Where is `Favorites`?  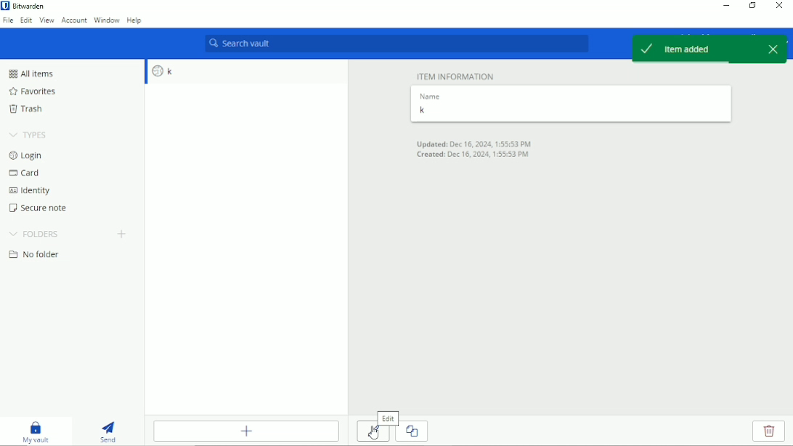
Favorites is located at coordinates (31, 92).